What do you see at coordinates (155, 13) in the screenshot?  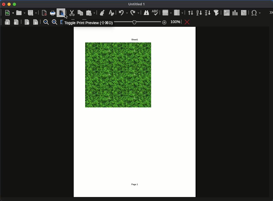 I see `spell check` at bounding box center [155, 13].